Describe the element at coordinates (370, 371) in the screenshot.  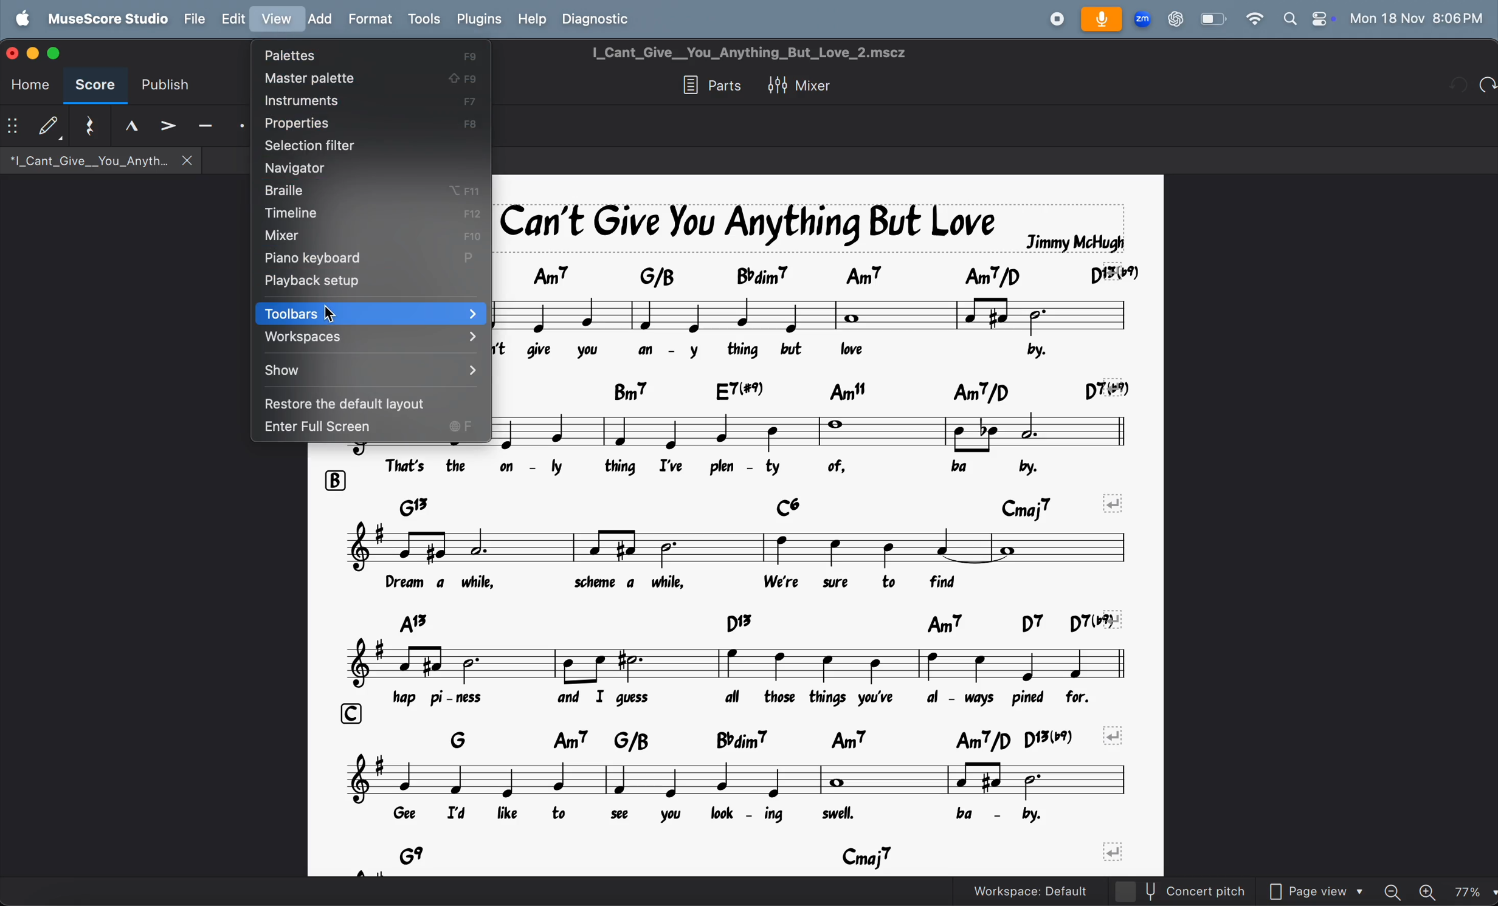
I see `show` at that location.